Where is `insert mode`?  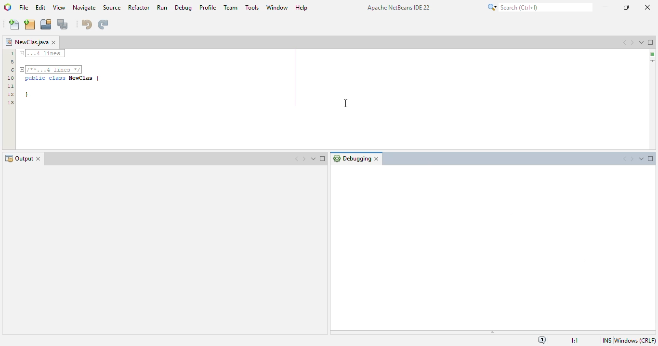
insert mode is located at coordinates (606, 340).